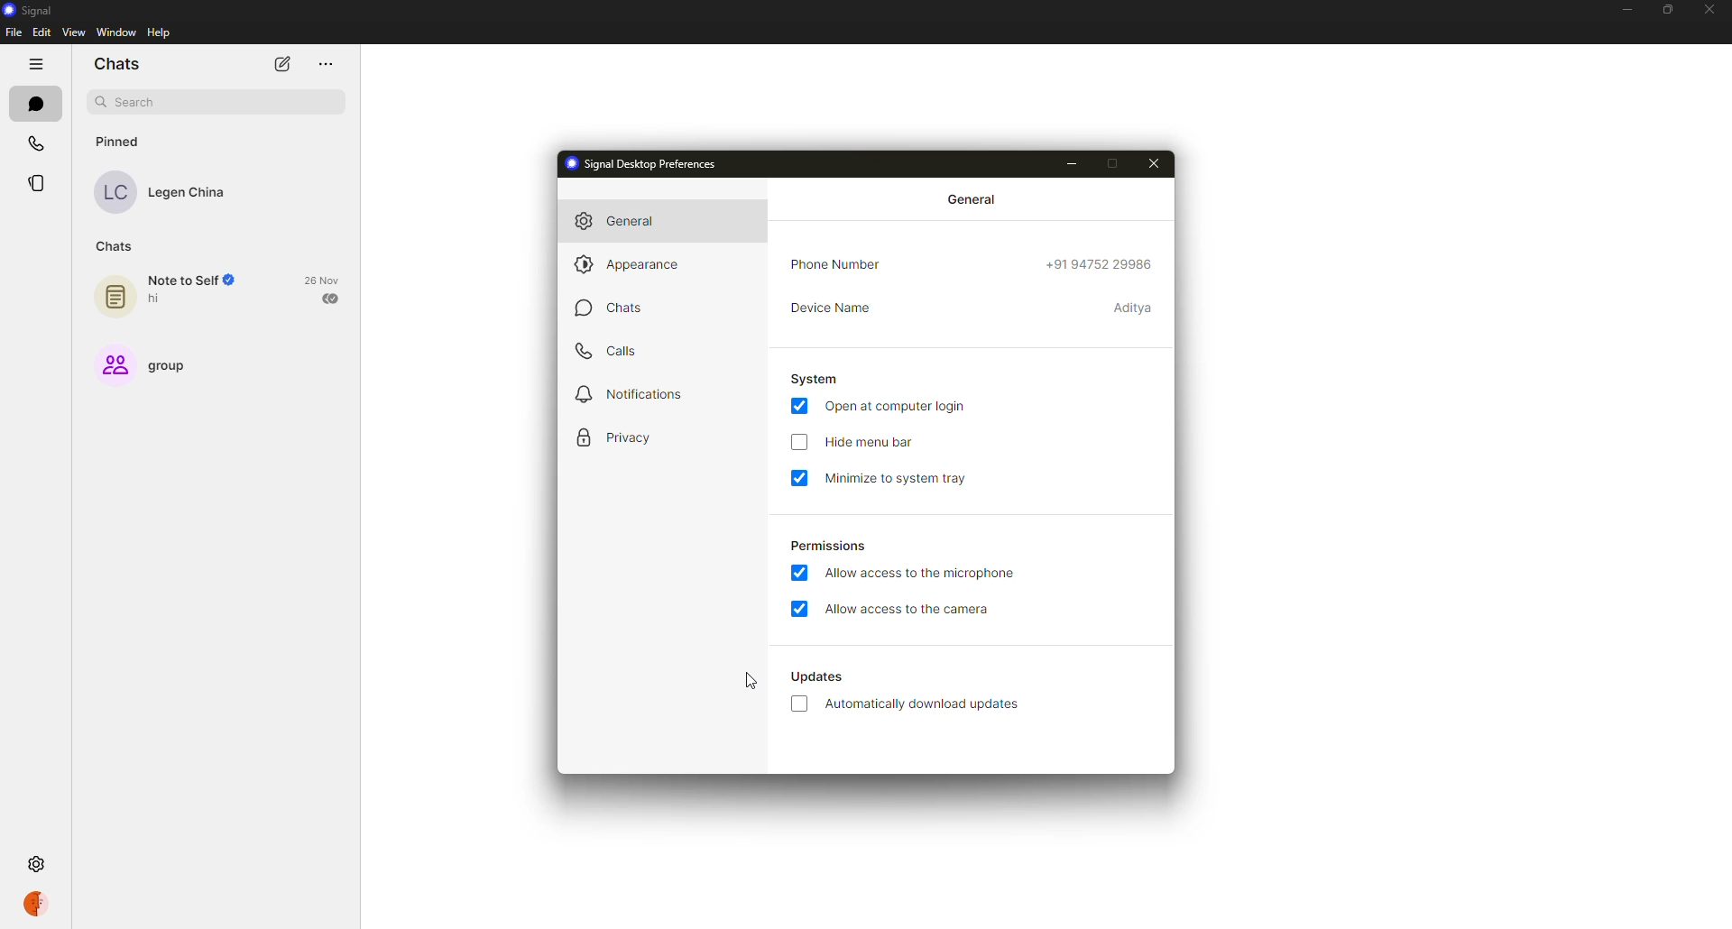 The width and height of the screenshot is (1732, 929). I want to click on chats, so click(114, 245).